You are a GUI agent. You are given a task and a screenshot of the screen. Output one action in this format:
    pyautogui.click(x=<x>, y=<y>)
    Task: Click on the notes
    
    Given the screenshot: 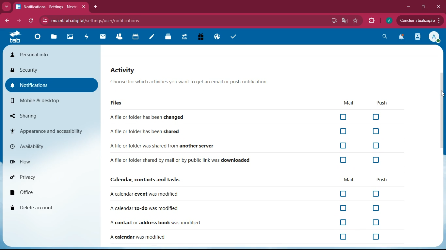 What is the action you would take?
    pyautogui.click(x=151, y=38)
    